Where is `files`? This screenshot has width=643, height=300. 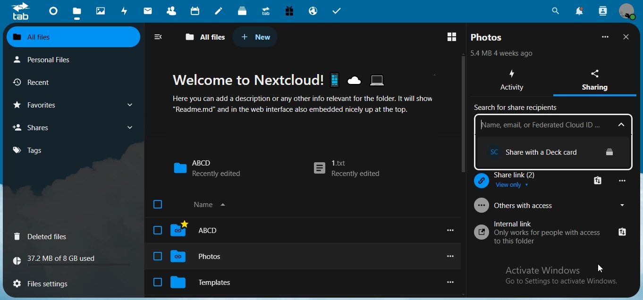 files is located at coordinates (47, 282).